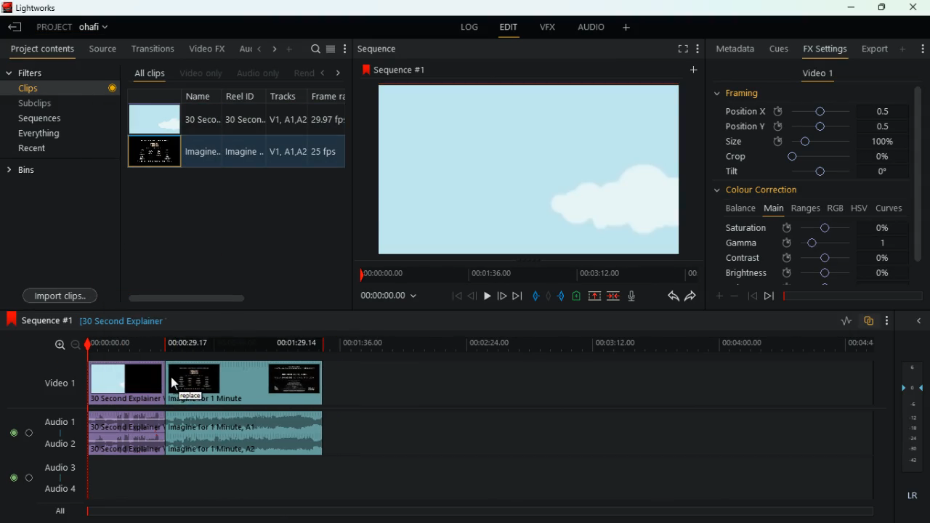 Image resolution: width=930 pixels, height=523 pixels. I want to click on video only, so click(201, 73).